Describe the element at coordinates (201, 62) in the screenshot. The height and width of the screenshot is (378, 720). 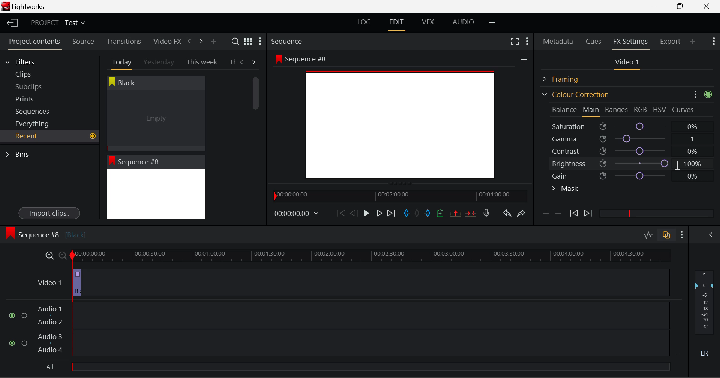
I see `This week Tab` at that location.